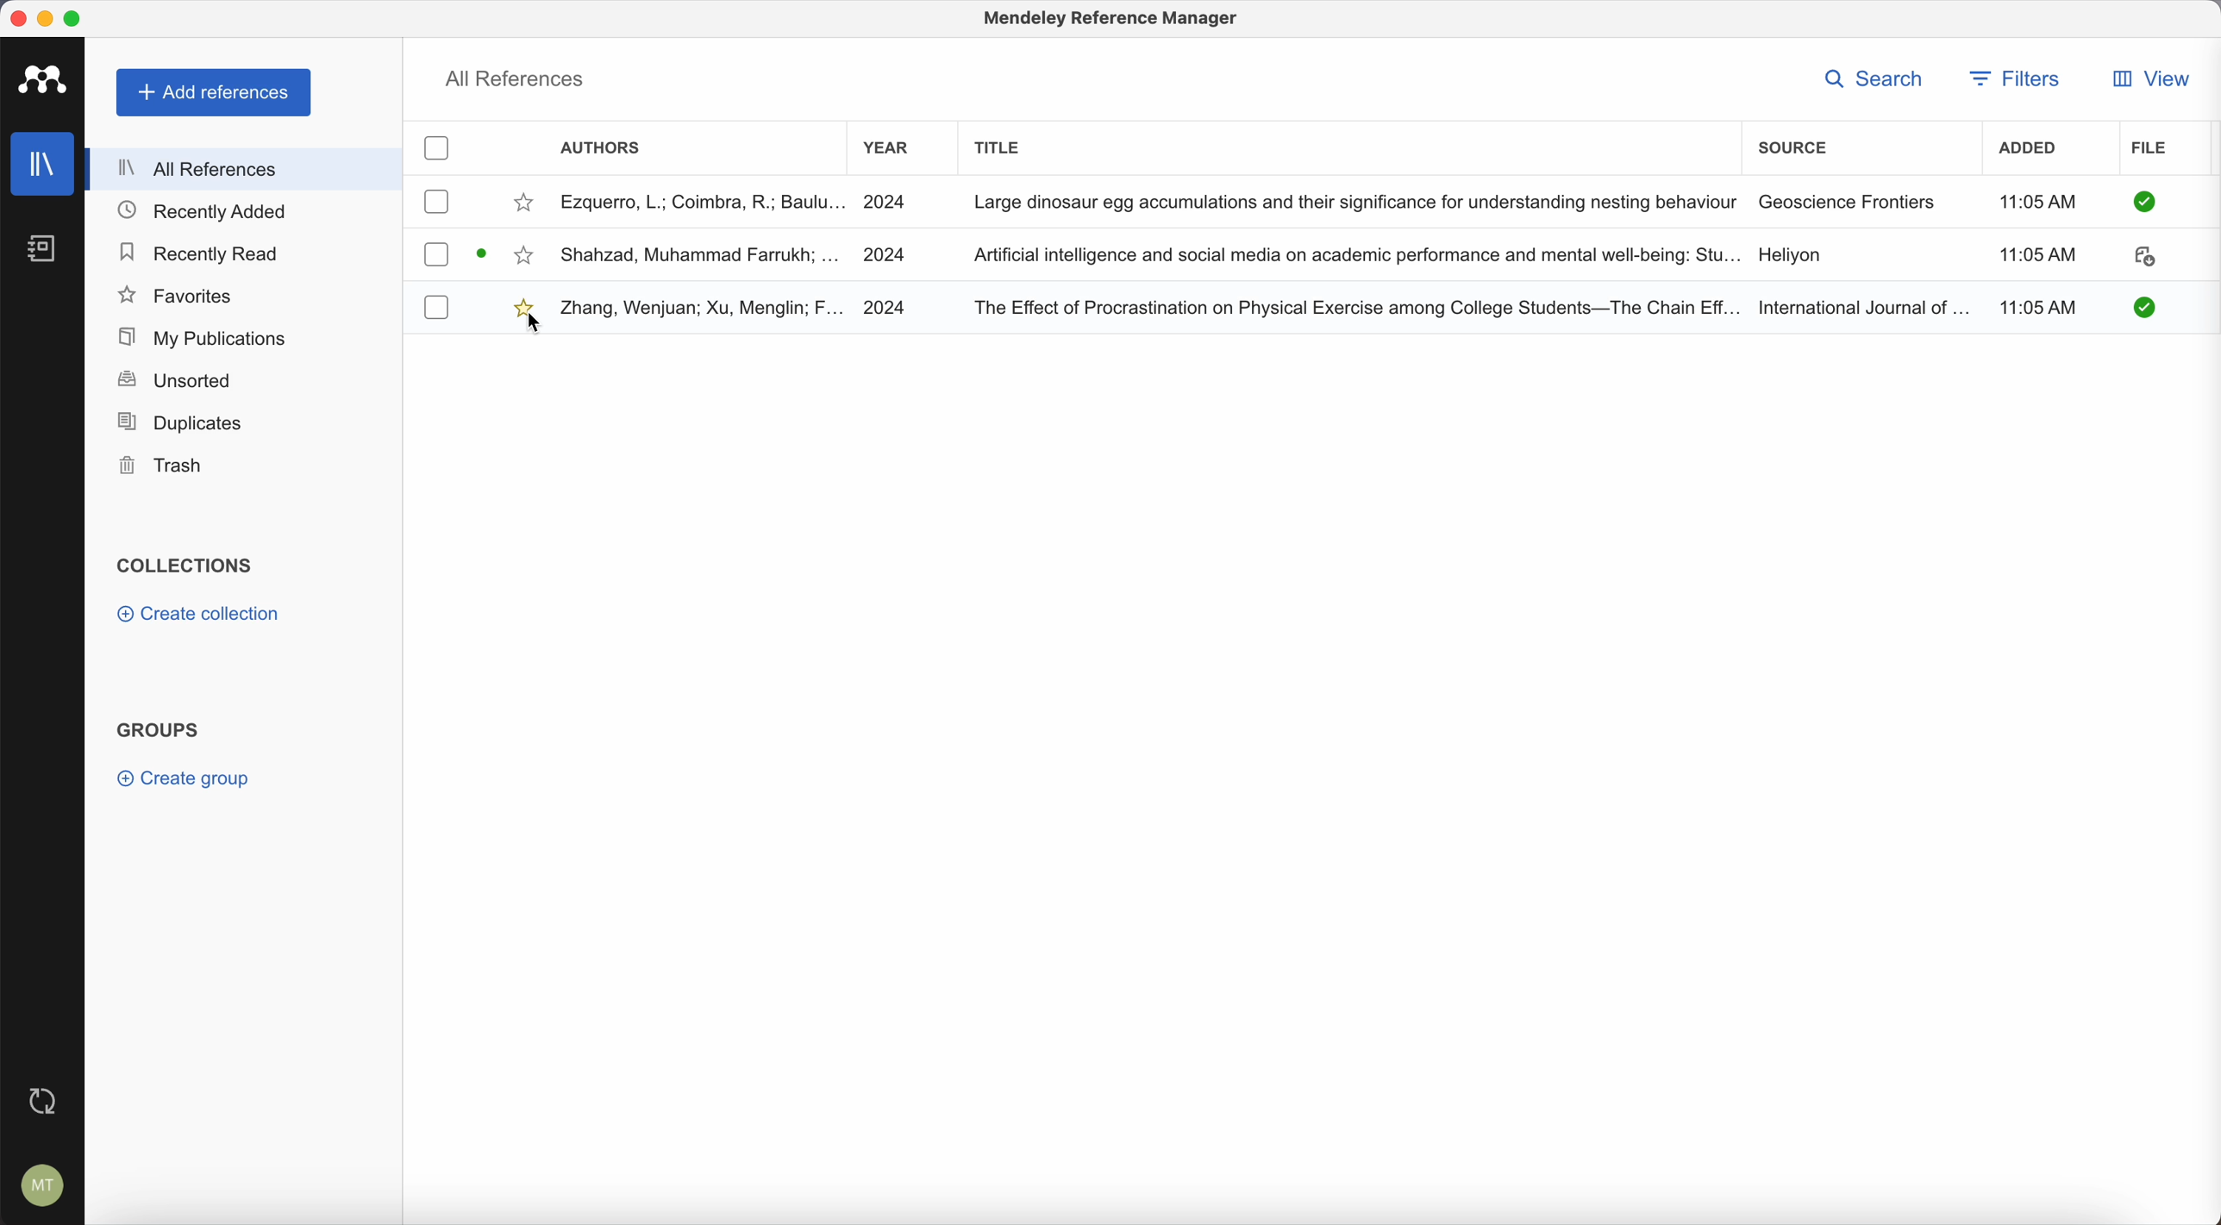 This screenshot has height=1225, width=2221. Describe the element at coordinates (45, 166) in the screenshot. I see `library` at that location.